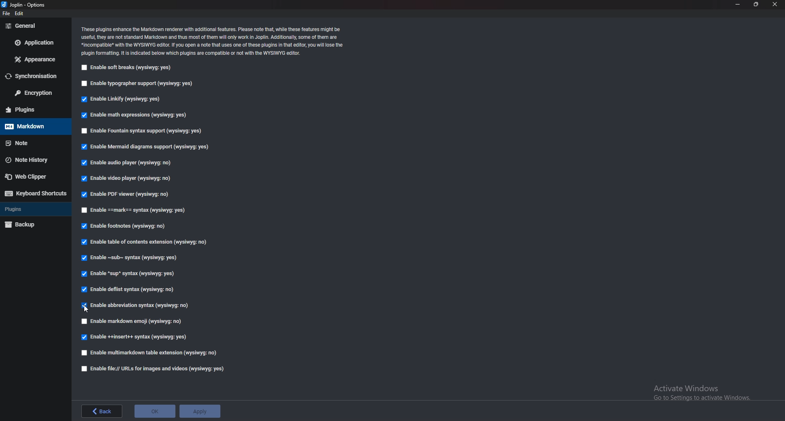 Image resolution: width=785 pixels, height=421 pixels. I want to click on enable mermaid diagram support, so click(146, 147).